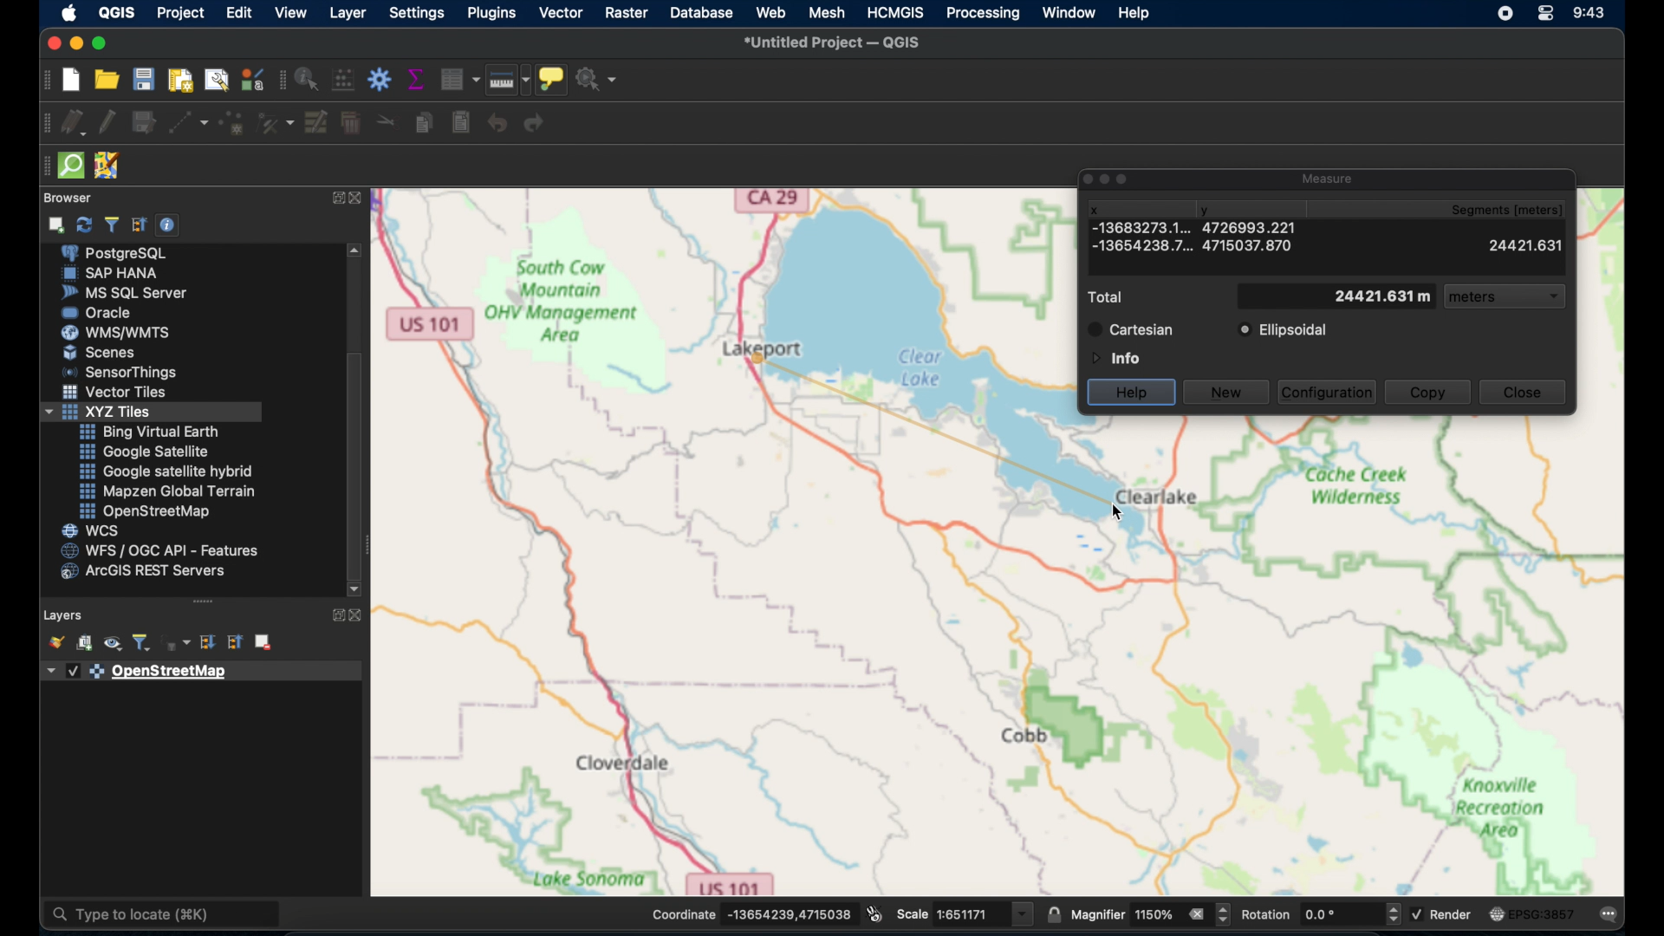 This screenshot has width=1664, height=936. Describe the element at coordinates (111, 224) in the screenshot. I see `filter browser` at that location.